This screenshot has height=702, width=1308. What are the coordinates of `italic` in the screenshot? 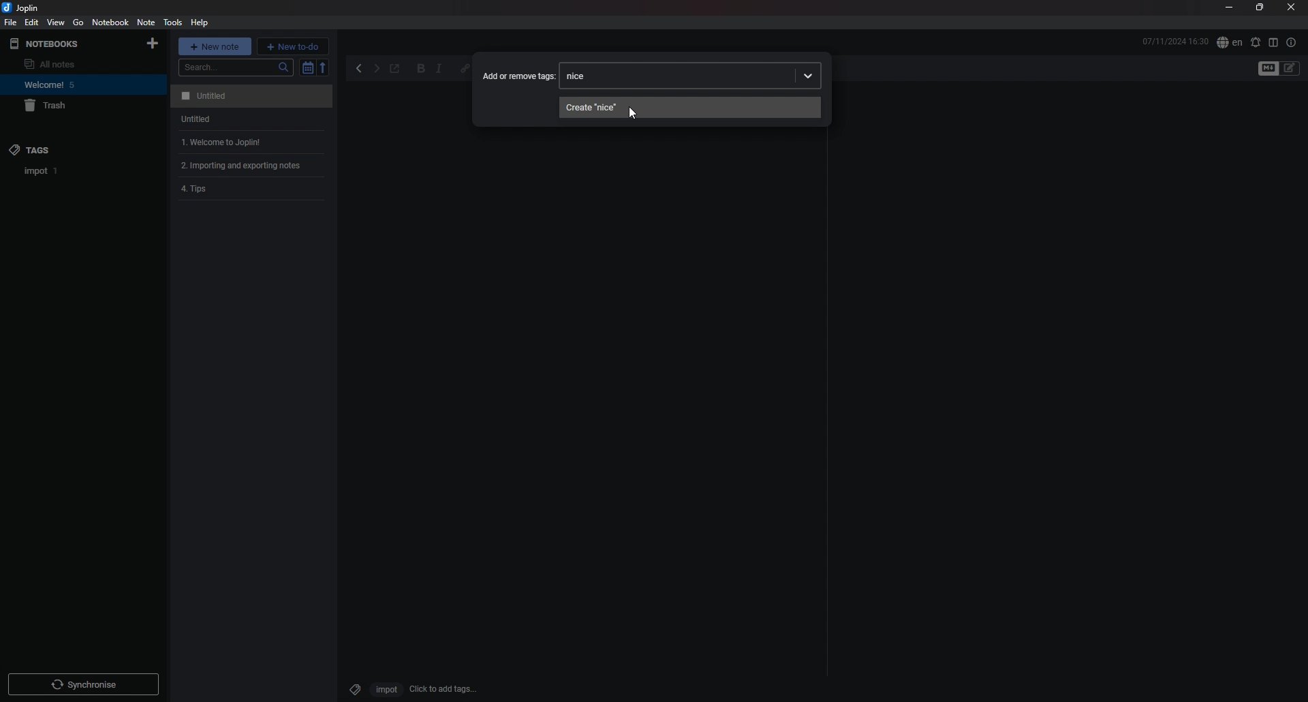 It's located at (439, 70).